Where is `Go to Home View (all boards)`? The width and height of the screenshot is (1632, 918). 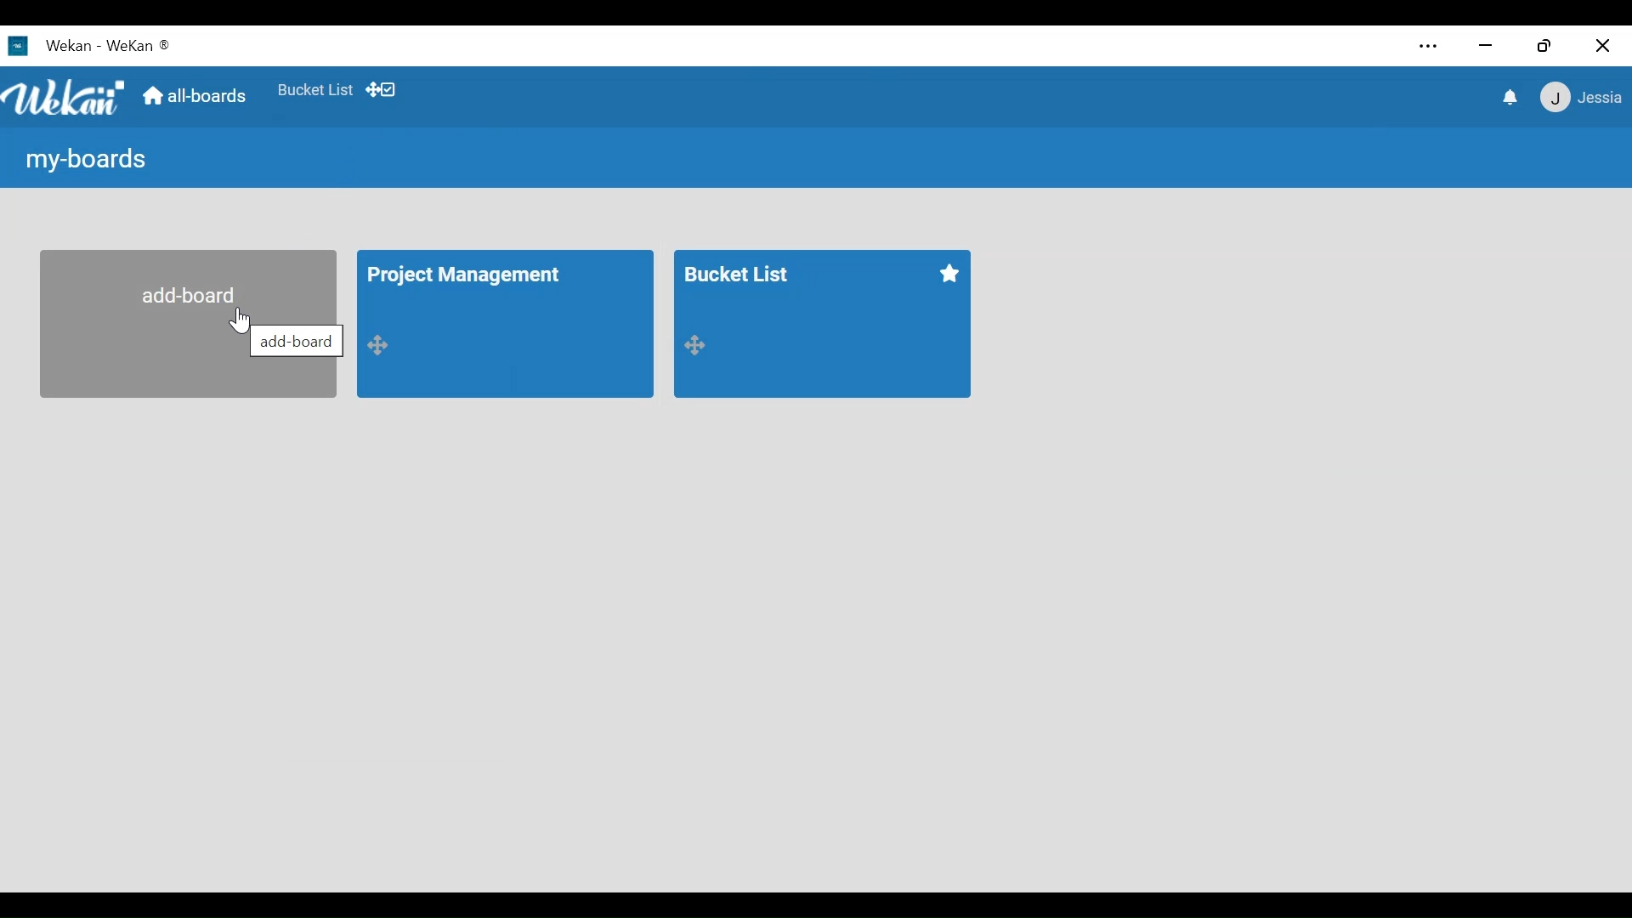
Go to Home View (all boards) is located at coordinates (193, 96).